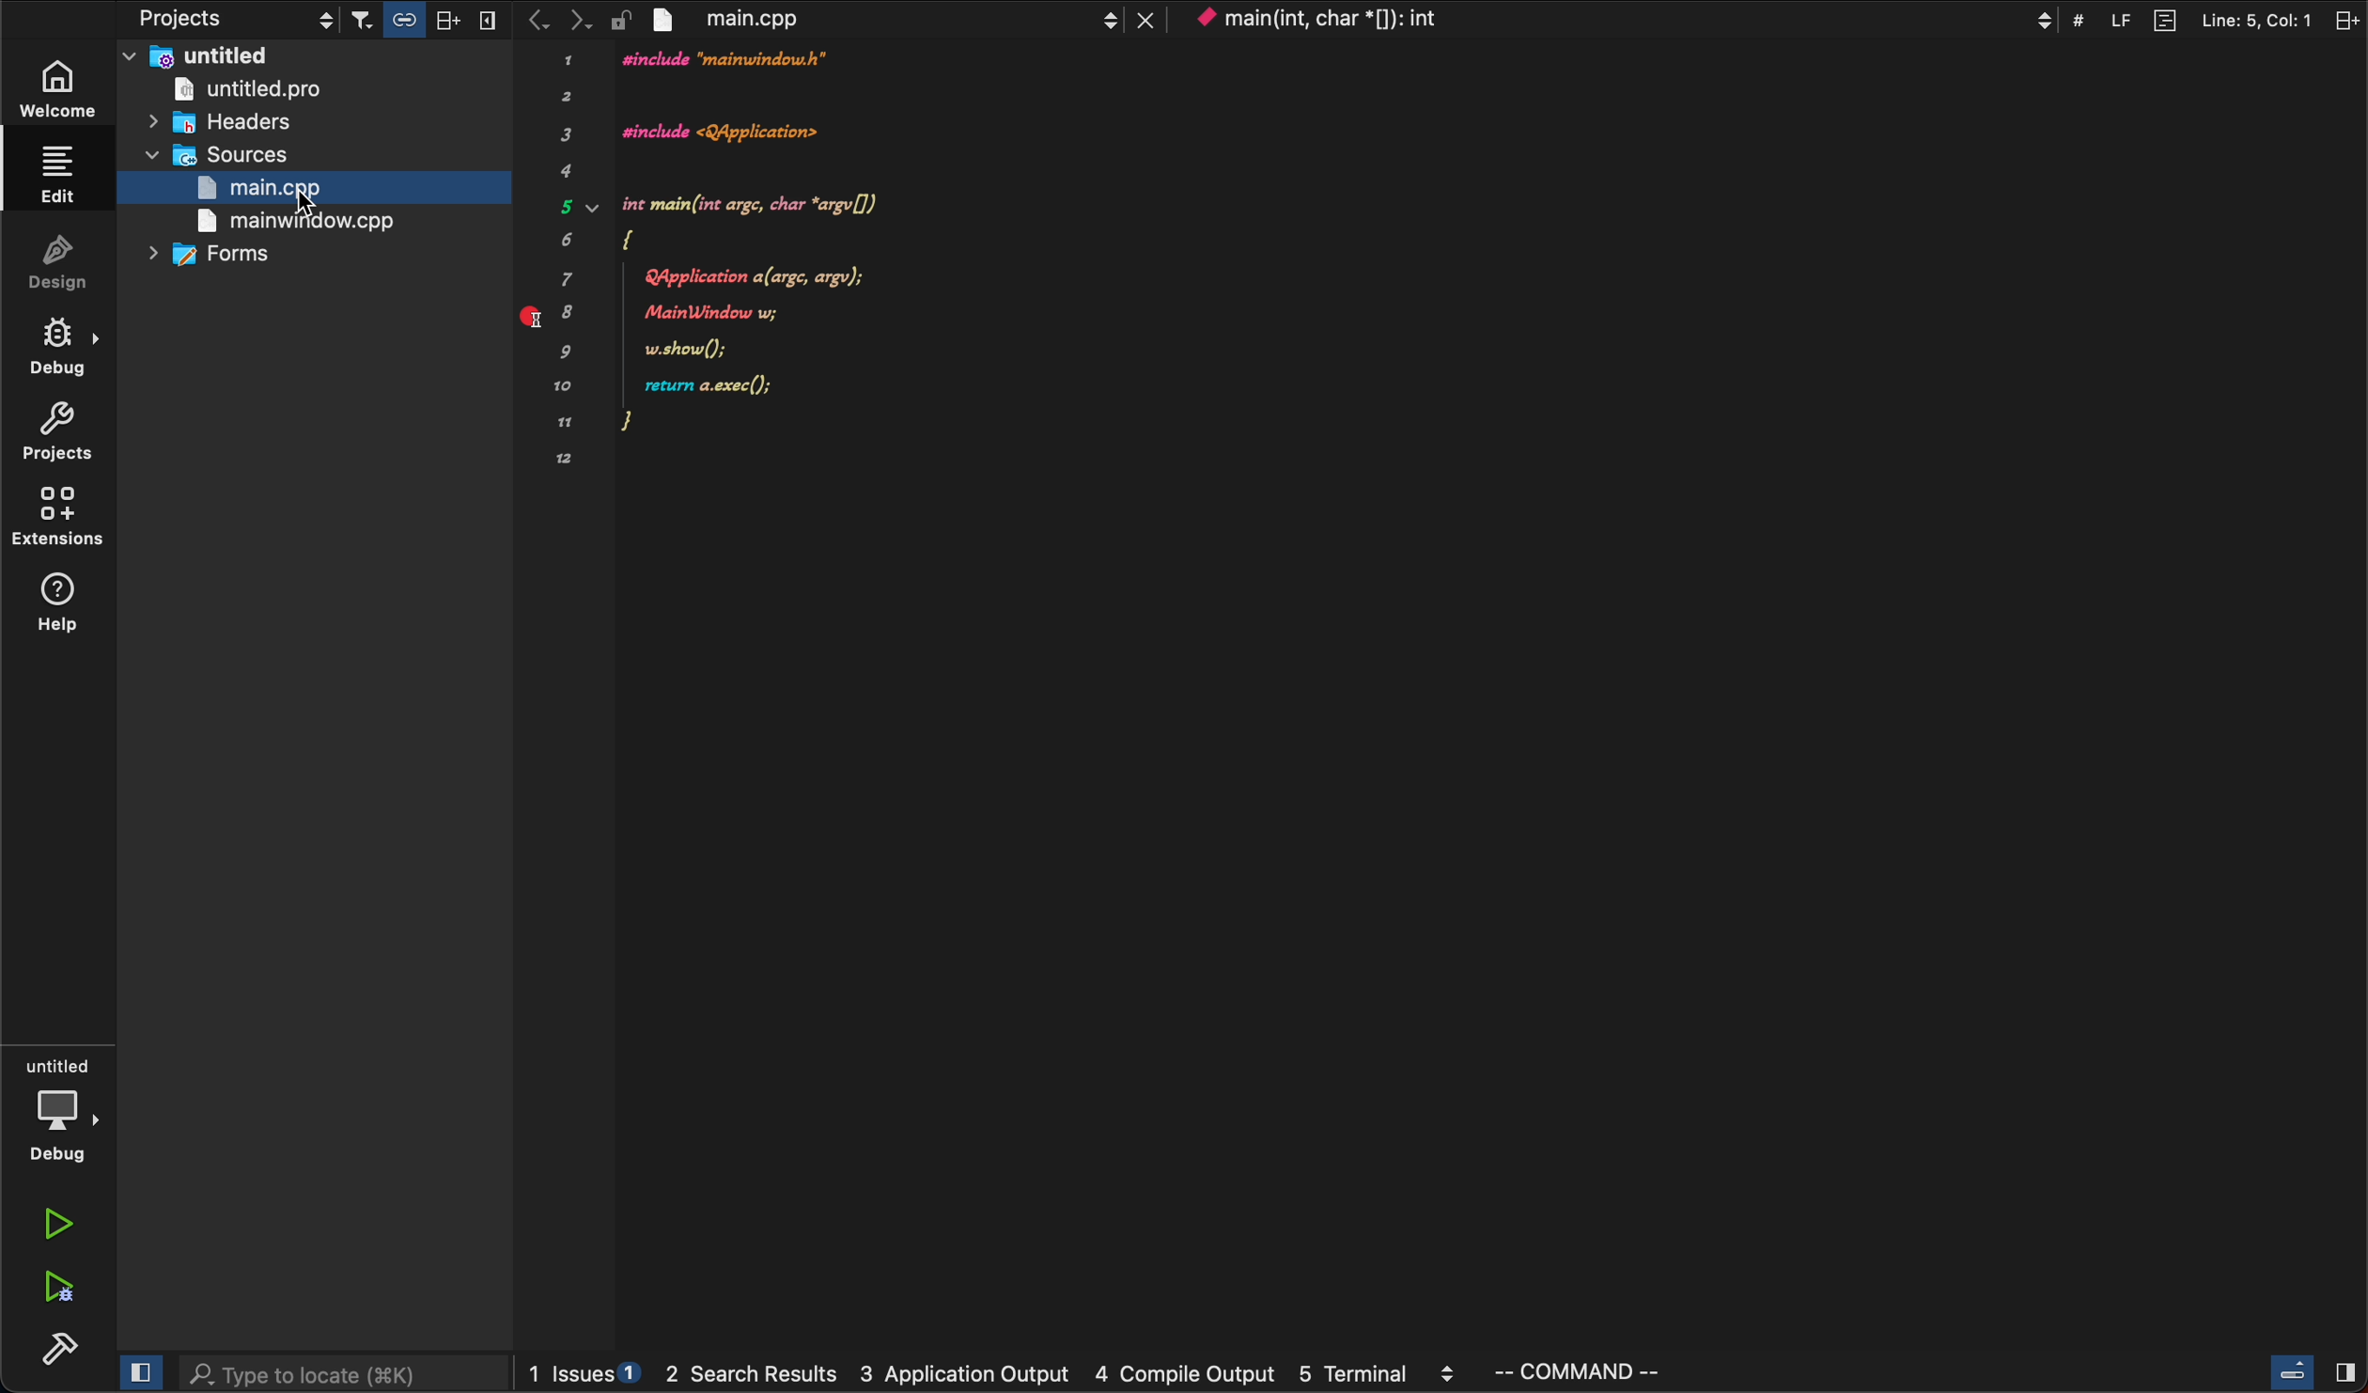 Image resolution: width=2368 pixels, height=1393 pixels. Describe the element at coordinates (55, 1291) in the screenshot. I see `run debug` at that location.